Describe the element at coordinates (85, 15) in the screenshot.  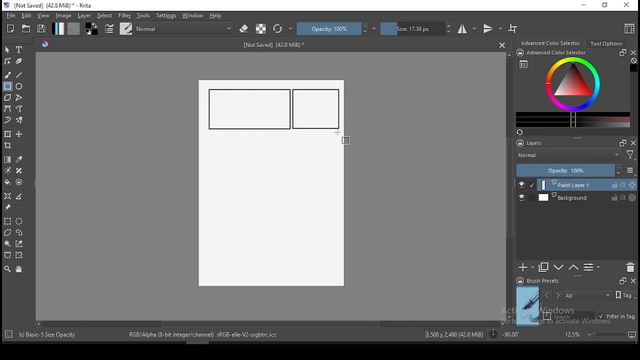
I see `layer` at that location.